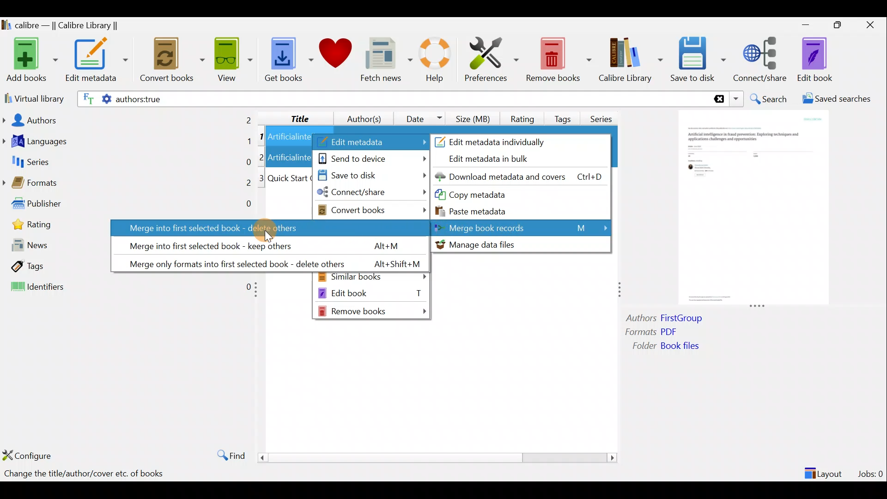  Describe the element at coordinates (420, 118) in the screenshot. I see `Date` at that location.